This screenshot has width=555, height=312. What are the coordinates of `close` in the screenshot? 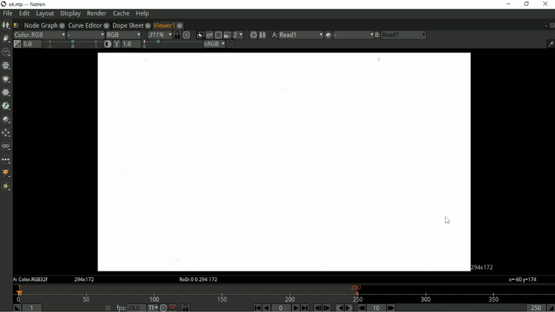 It's located at (63, 25).